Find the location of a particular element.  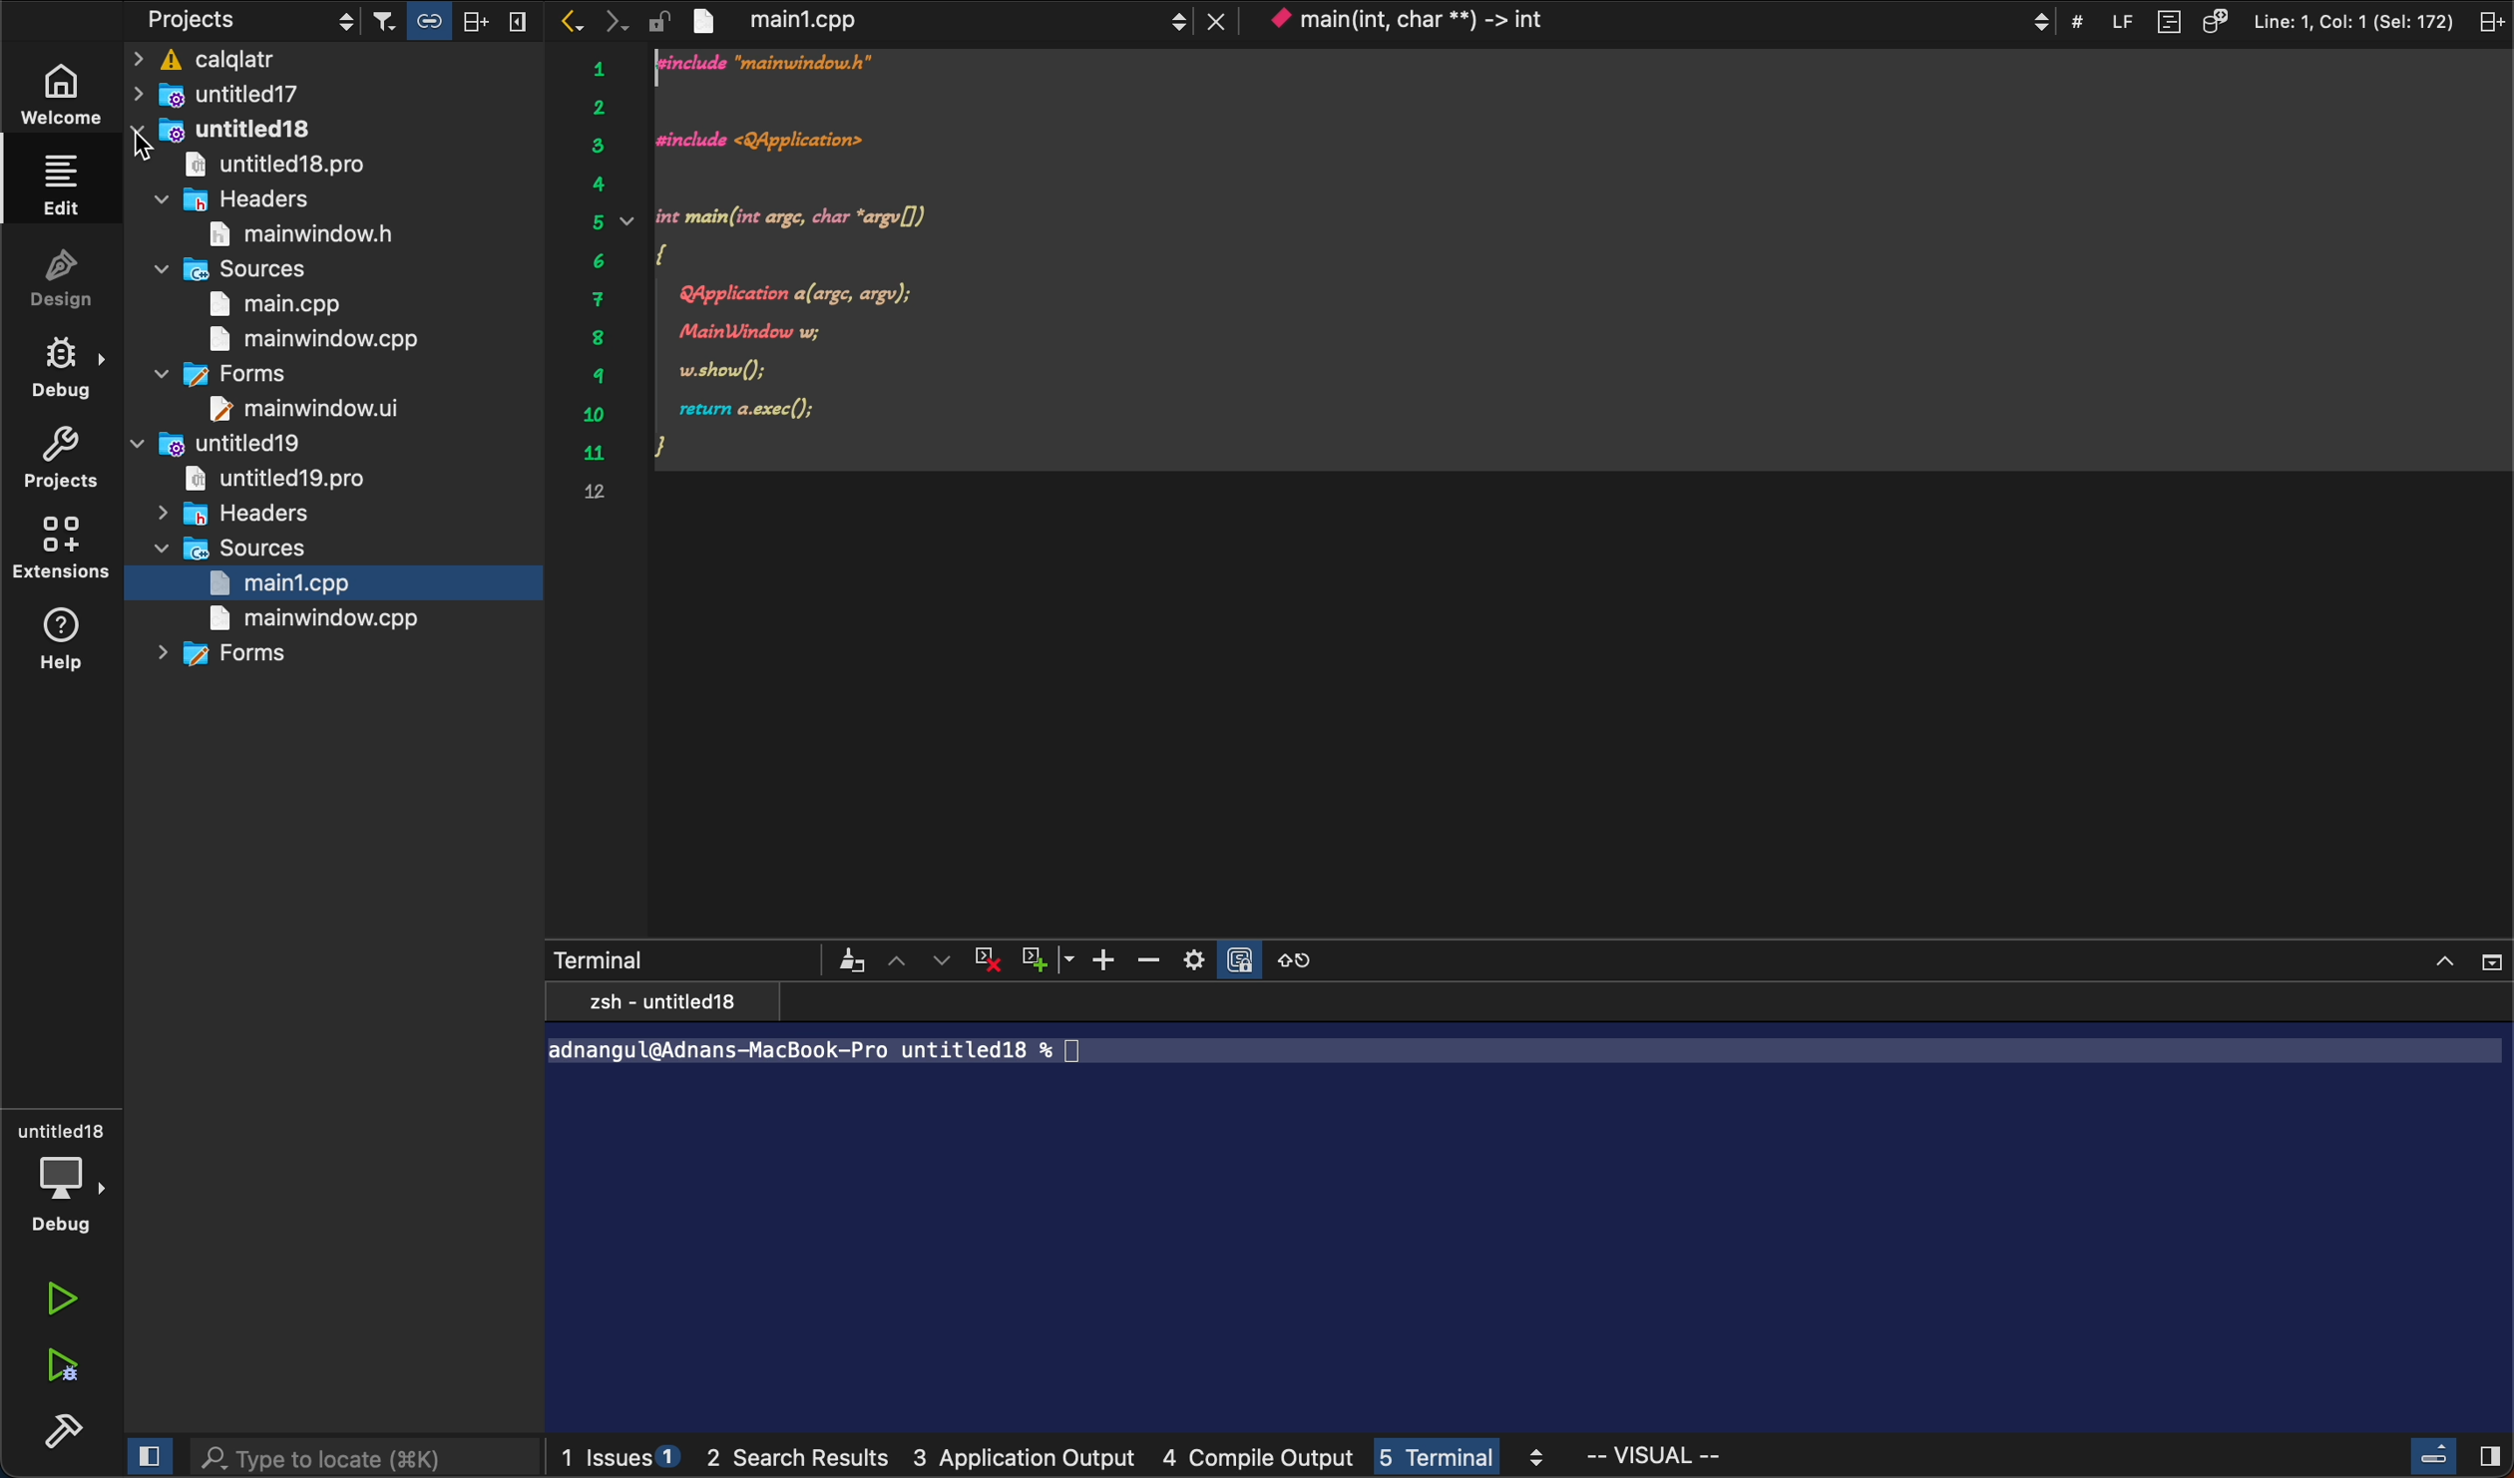

search bar is located at coordinates (359, 1455).